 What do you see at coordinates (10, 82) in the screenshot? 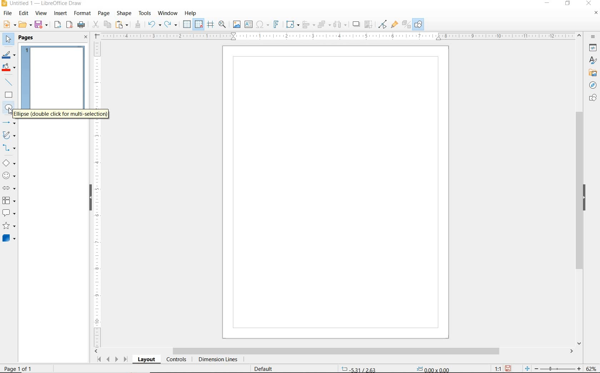
I see `INSERT LINE` at bounding box center [10, 82].